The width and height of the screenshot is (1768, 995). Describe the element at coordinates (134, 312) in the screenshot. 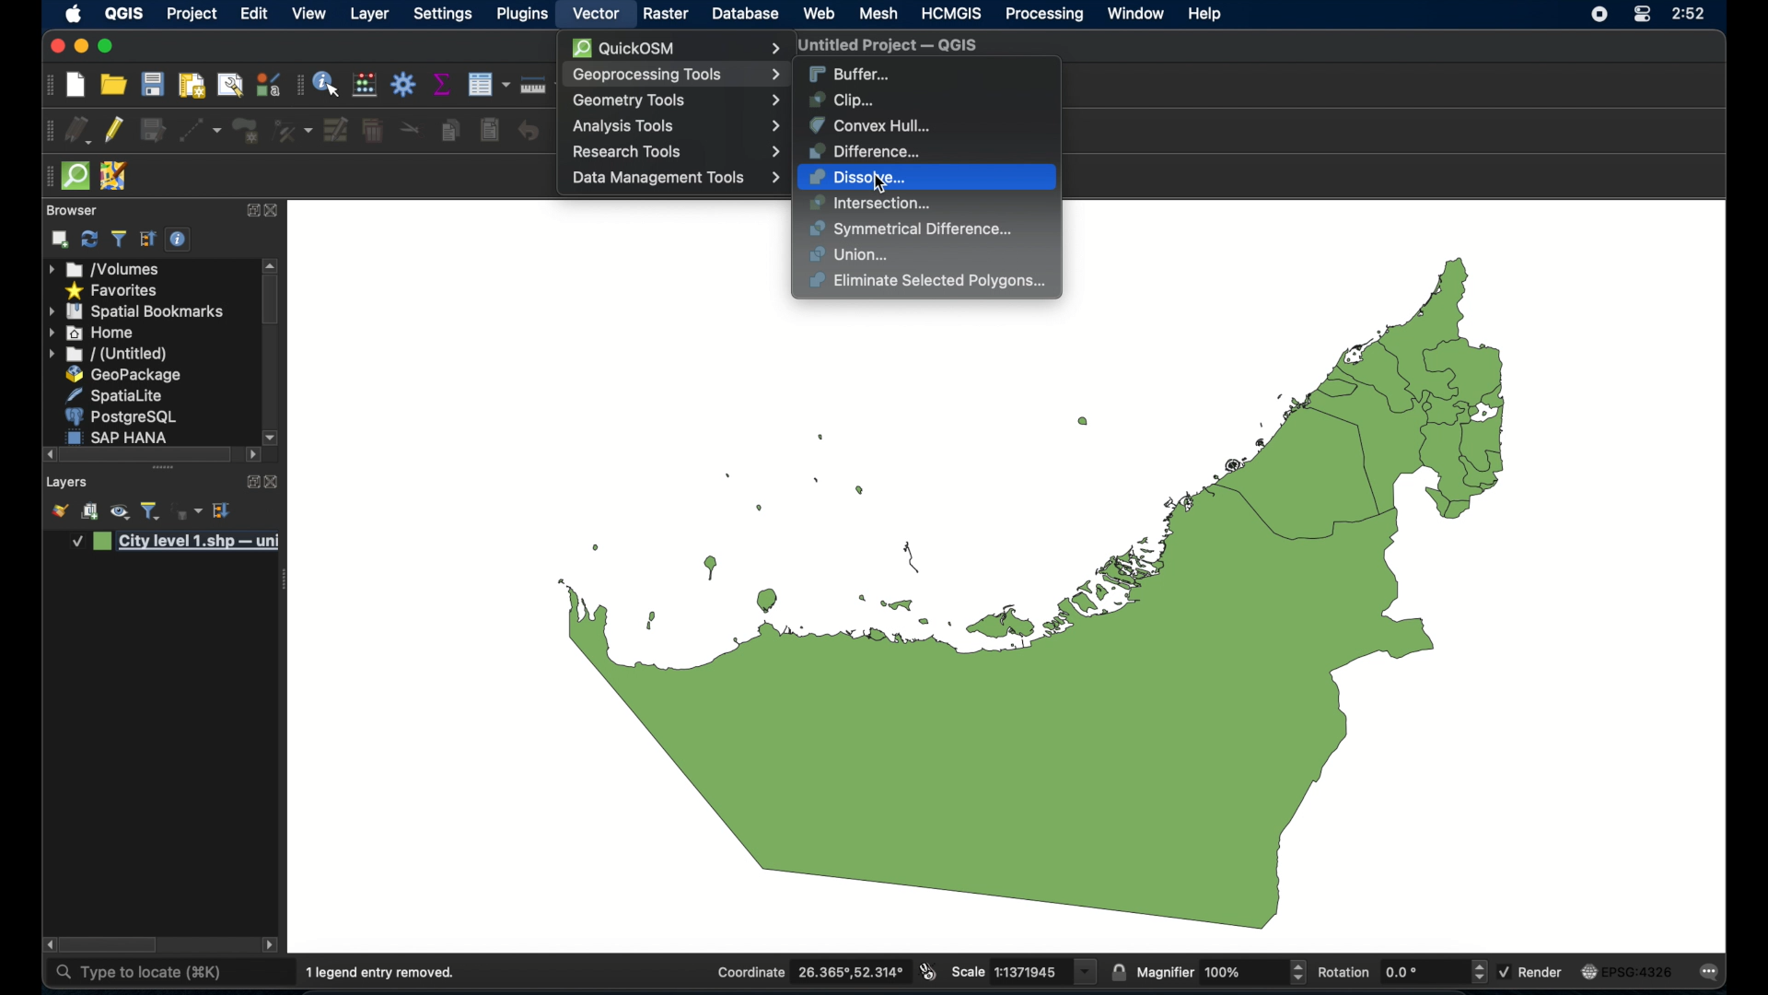

I see `spatial bookmarks` at that location.